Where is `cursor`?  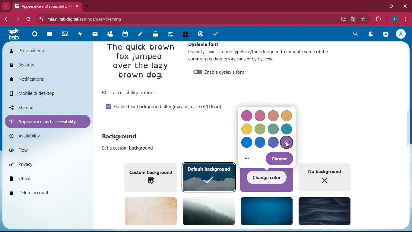 cursor is located at coordinates (286, 145).